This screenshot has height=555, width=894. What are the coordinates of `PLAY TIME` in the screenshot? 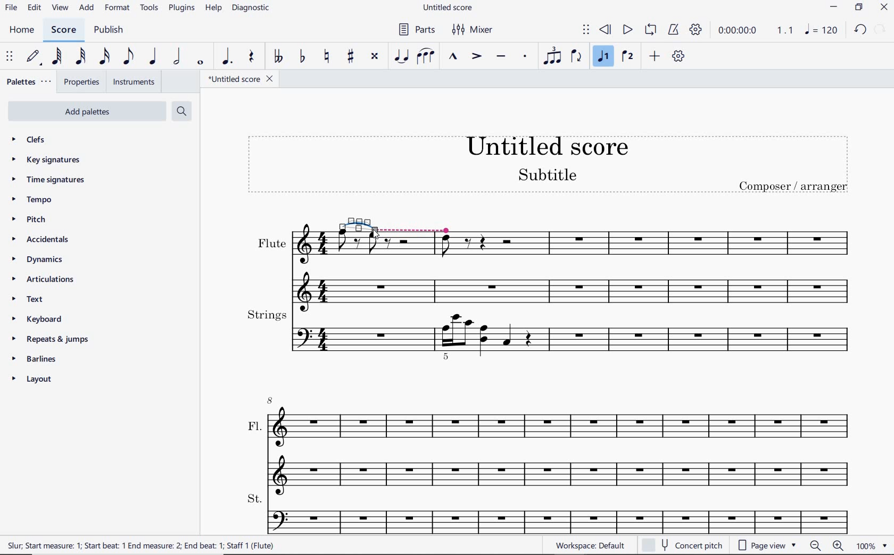 It's located at (757, 32).